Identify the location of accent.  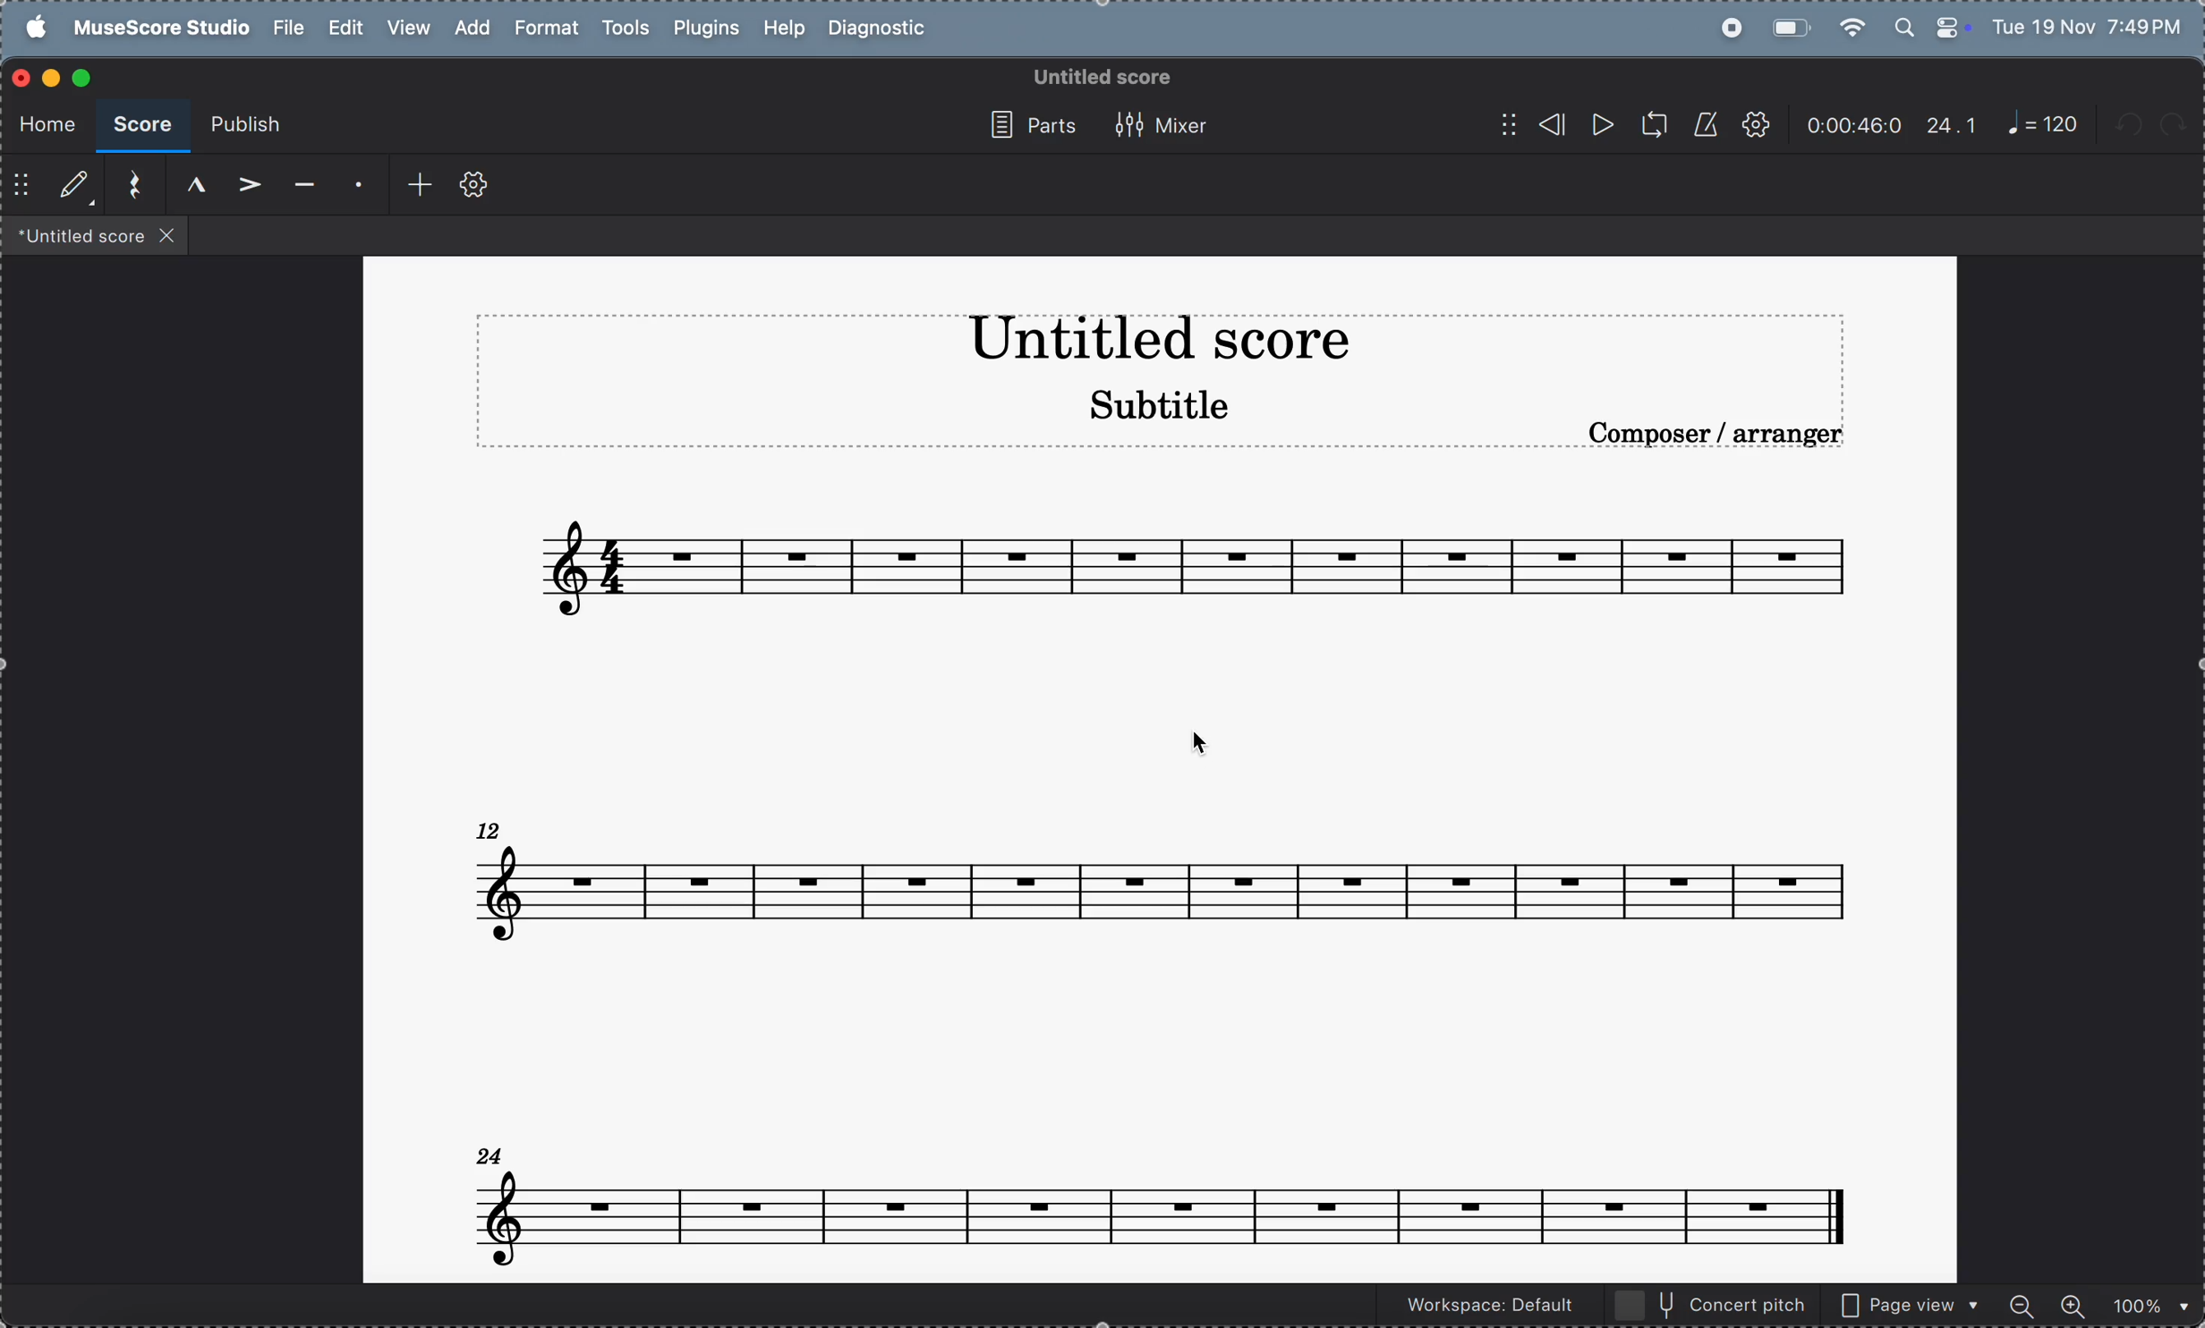
(243, 186).